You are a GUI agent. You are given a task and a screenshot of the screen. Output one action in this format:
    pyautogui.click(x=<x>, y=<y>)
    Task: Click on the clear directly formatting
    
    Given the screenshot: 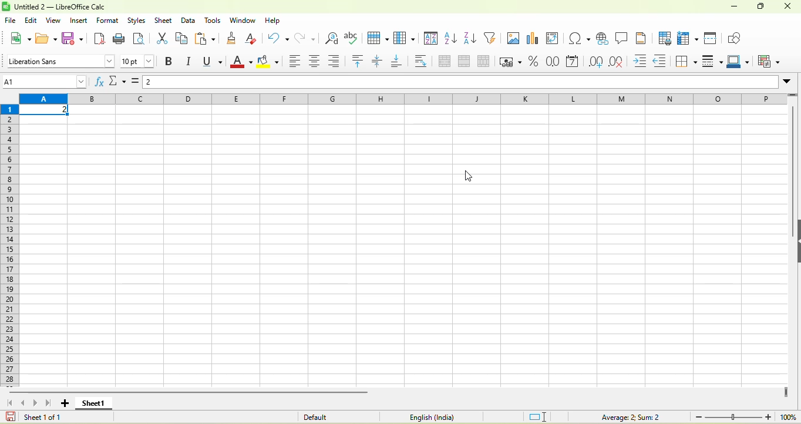 What is the action you would take?
    pyautogui.click(x=257, y=38)
    